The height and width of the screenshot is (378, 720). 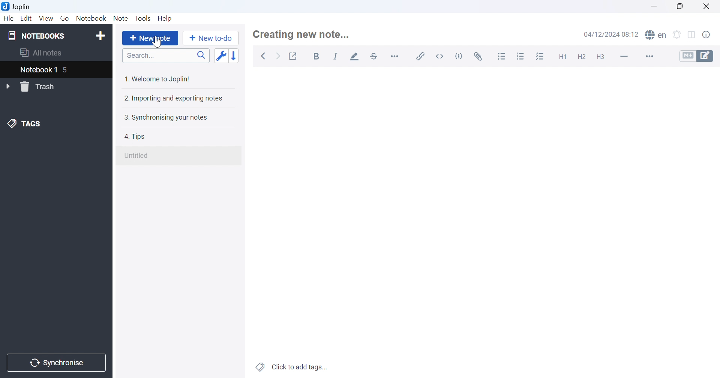 I want to click on Bulleted list, so click(x=503, y=57).